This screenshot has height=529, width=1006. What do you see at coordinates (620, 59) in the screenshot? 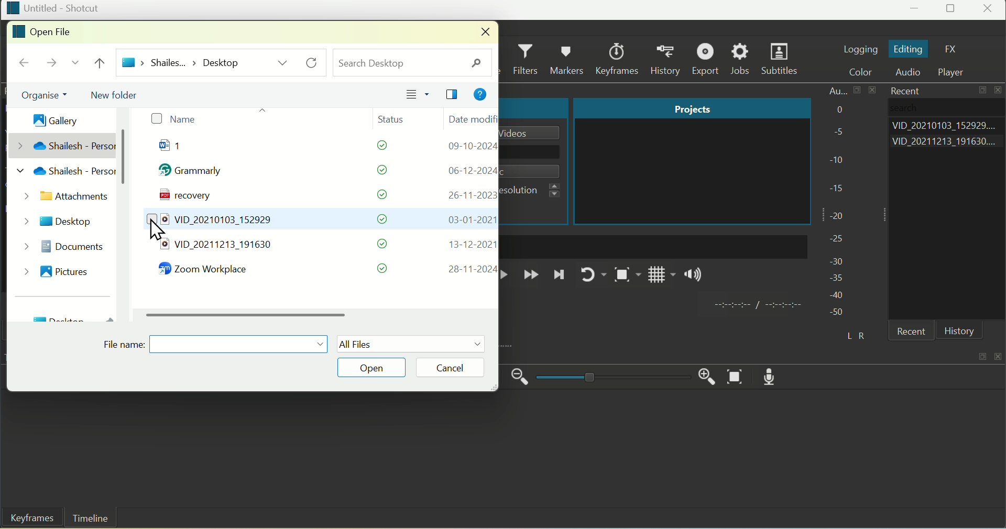
I see `Keyframes` at bounding box center [620, 59].